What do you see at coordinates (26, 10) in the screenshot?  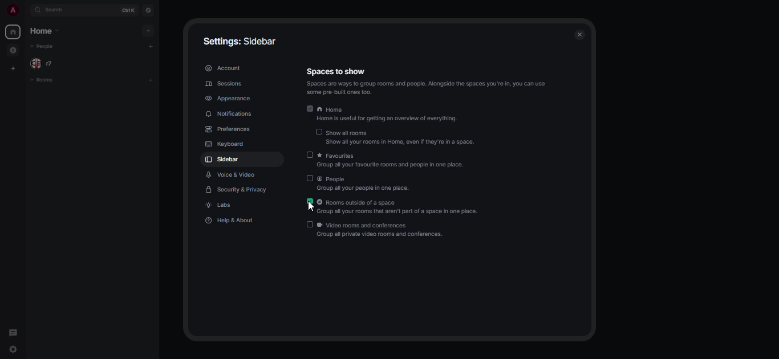 I see `expand` at bounding box center [26, 10].